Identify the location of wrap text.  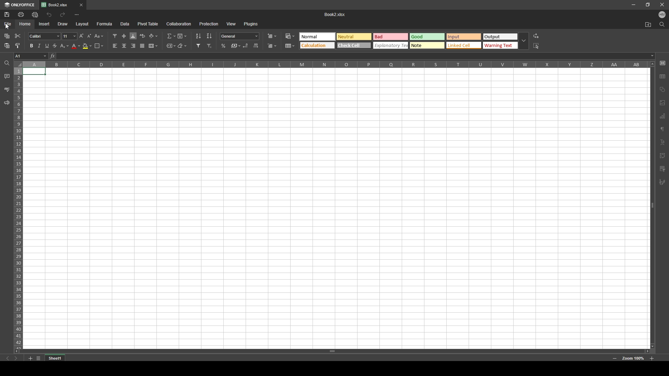
(143, 36).